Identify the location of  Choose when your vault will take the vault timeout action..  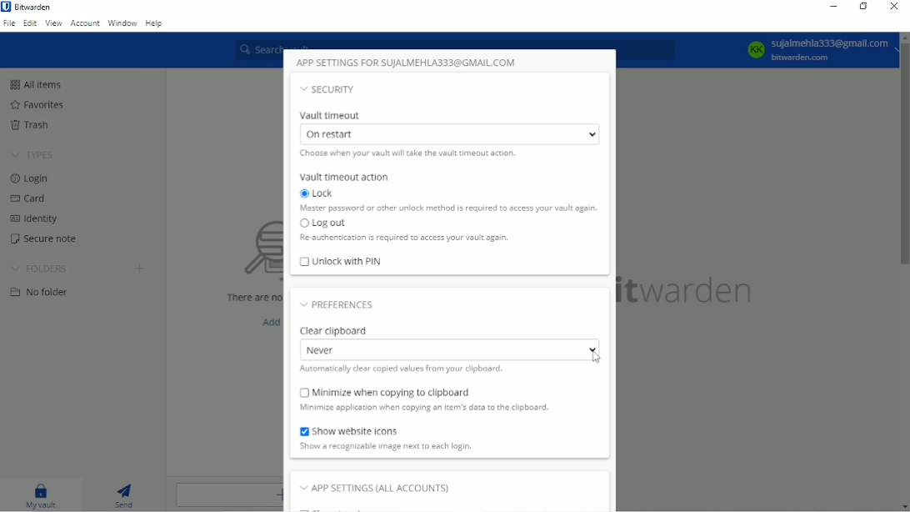
(406, 153).